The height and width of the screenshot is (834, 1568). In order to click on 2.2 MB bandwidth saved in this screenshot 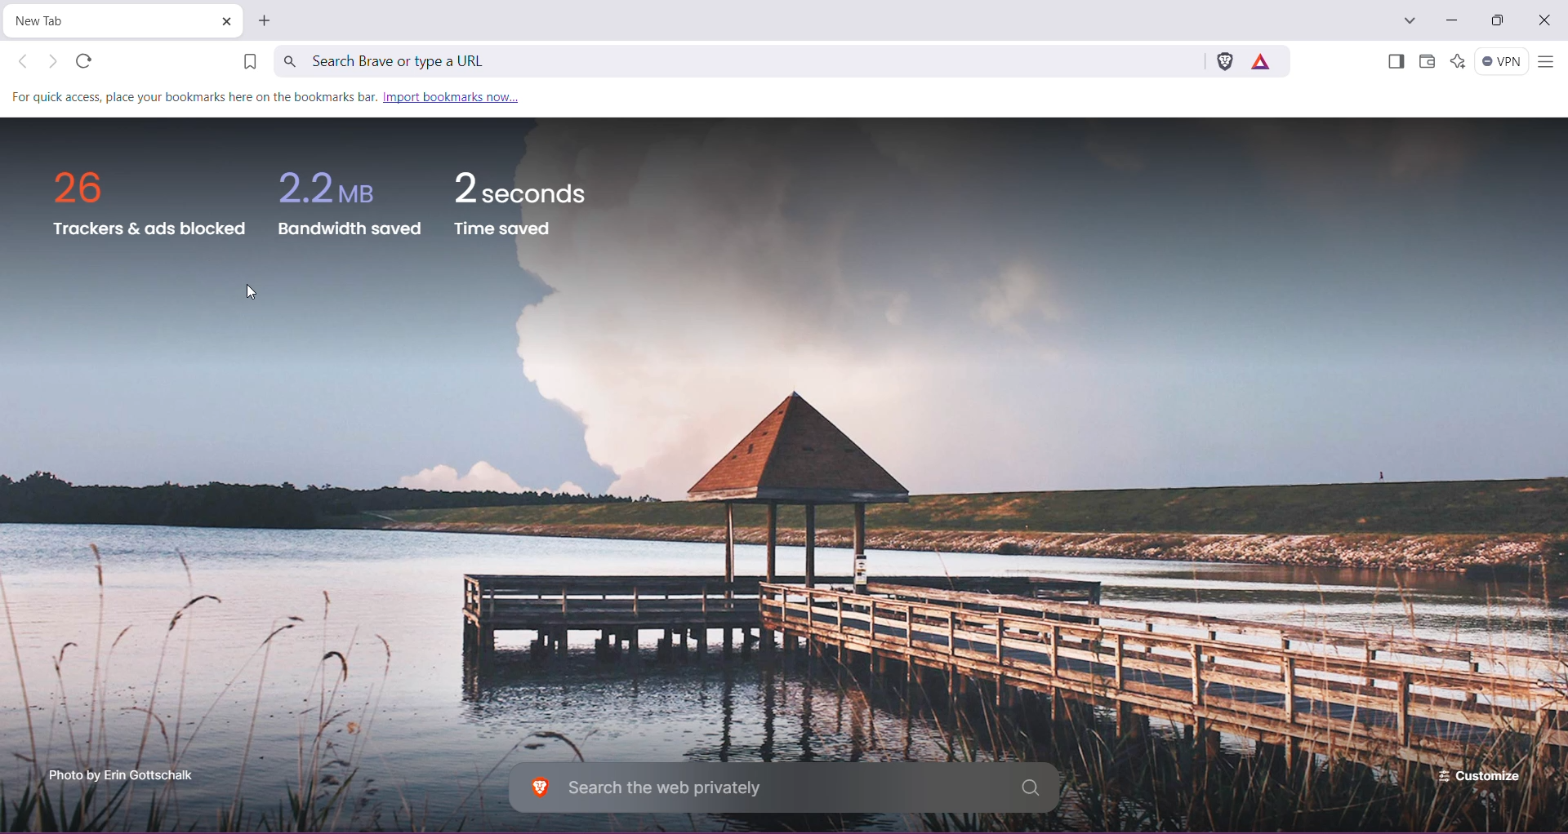, I will do `click(352, 204)`.